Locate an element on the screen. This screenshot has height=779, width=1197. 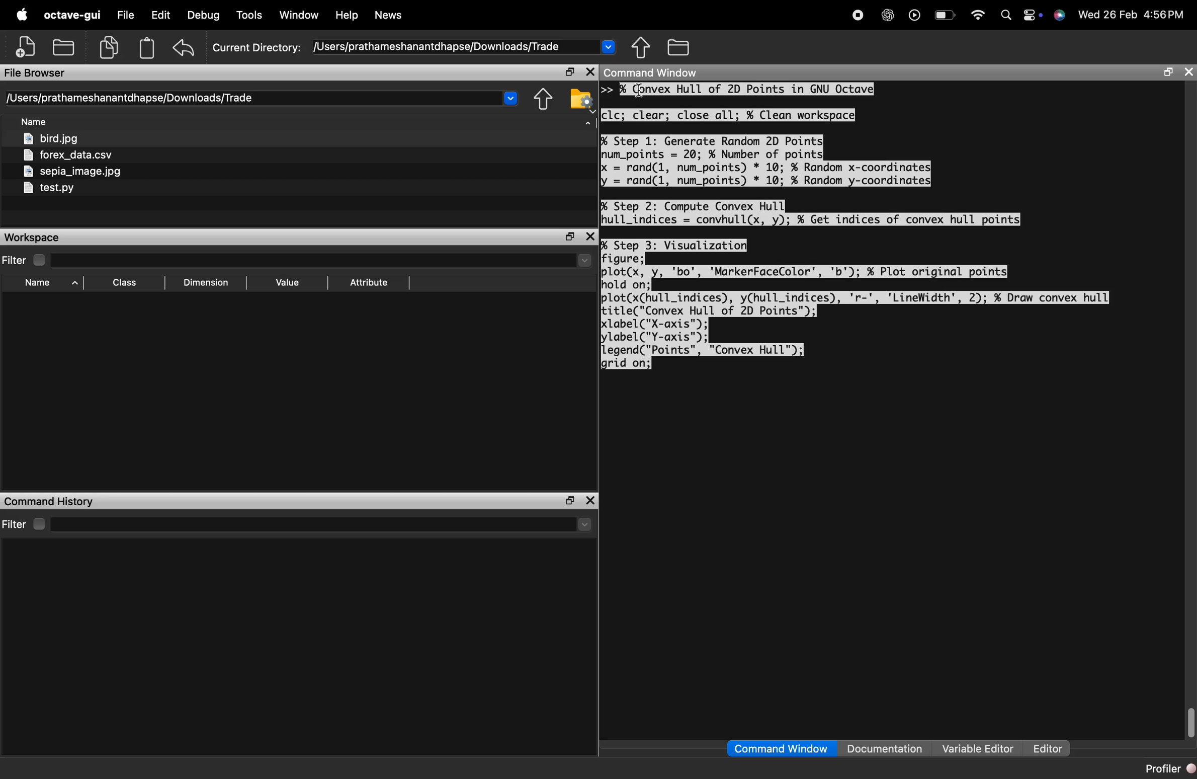
drop-down  is located at coordinates (584, 524).